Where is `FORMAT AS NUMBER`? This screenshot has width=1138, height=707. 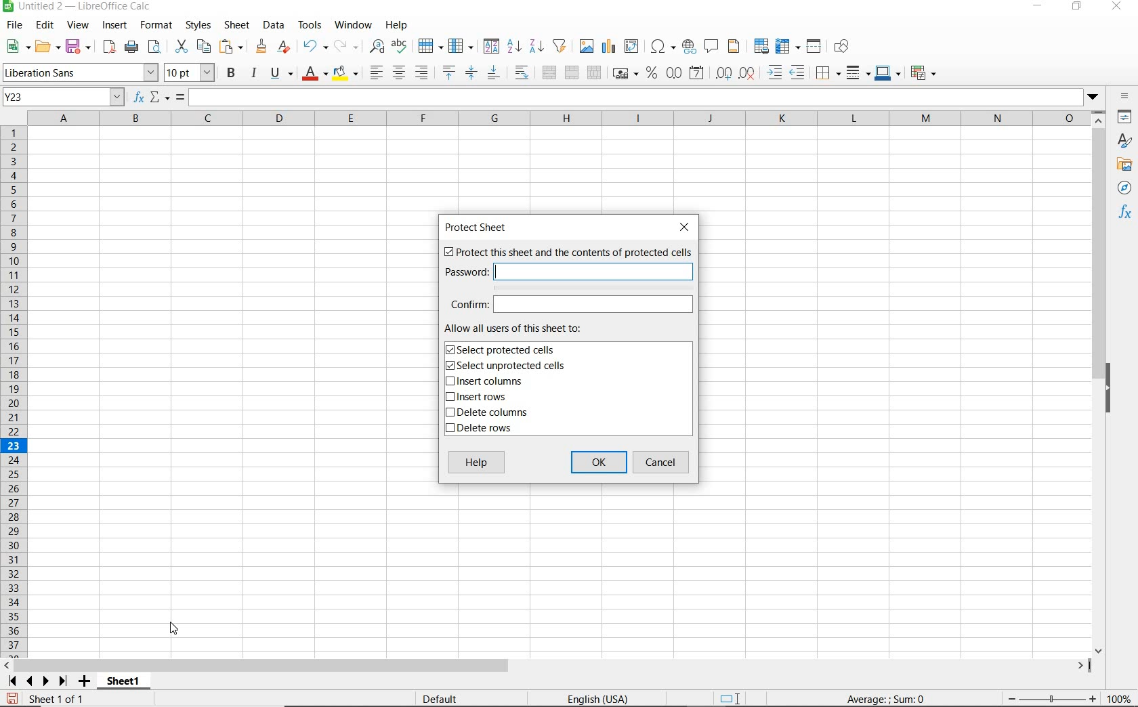
FORMAT AS NUMBER is located at coordinates (675, 72).